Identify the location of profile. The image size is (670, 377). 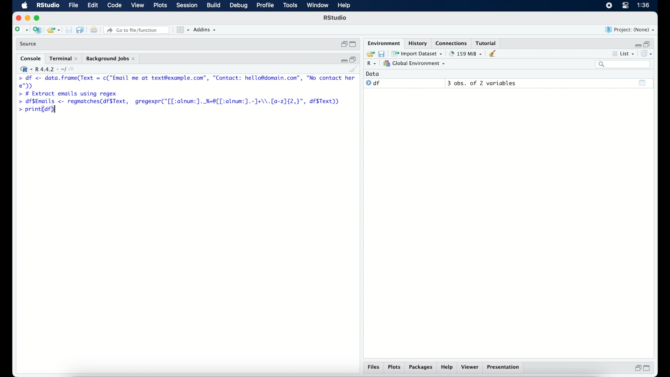
(265, 6).